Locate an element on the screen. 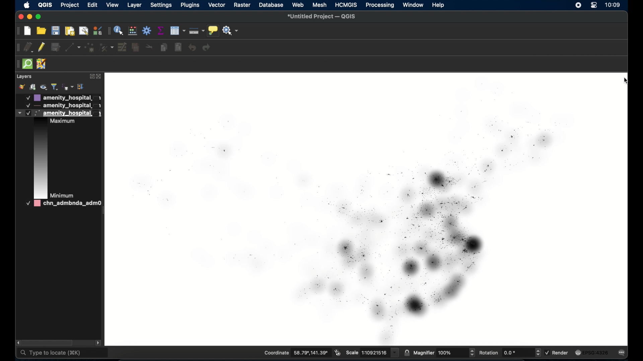 The width and height of the screenshot is (643, 361). window is located at coordinates (413, 5).